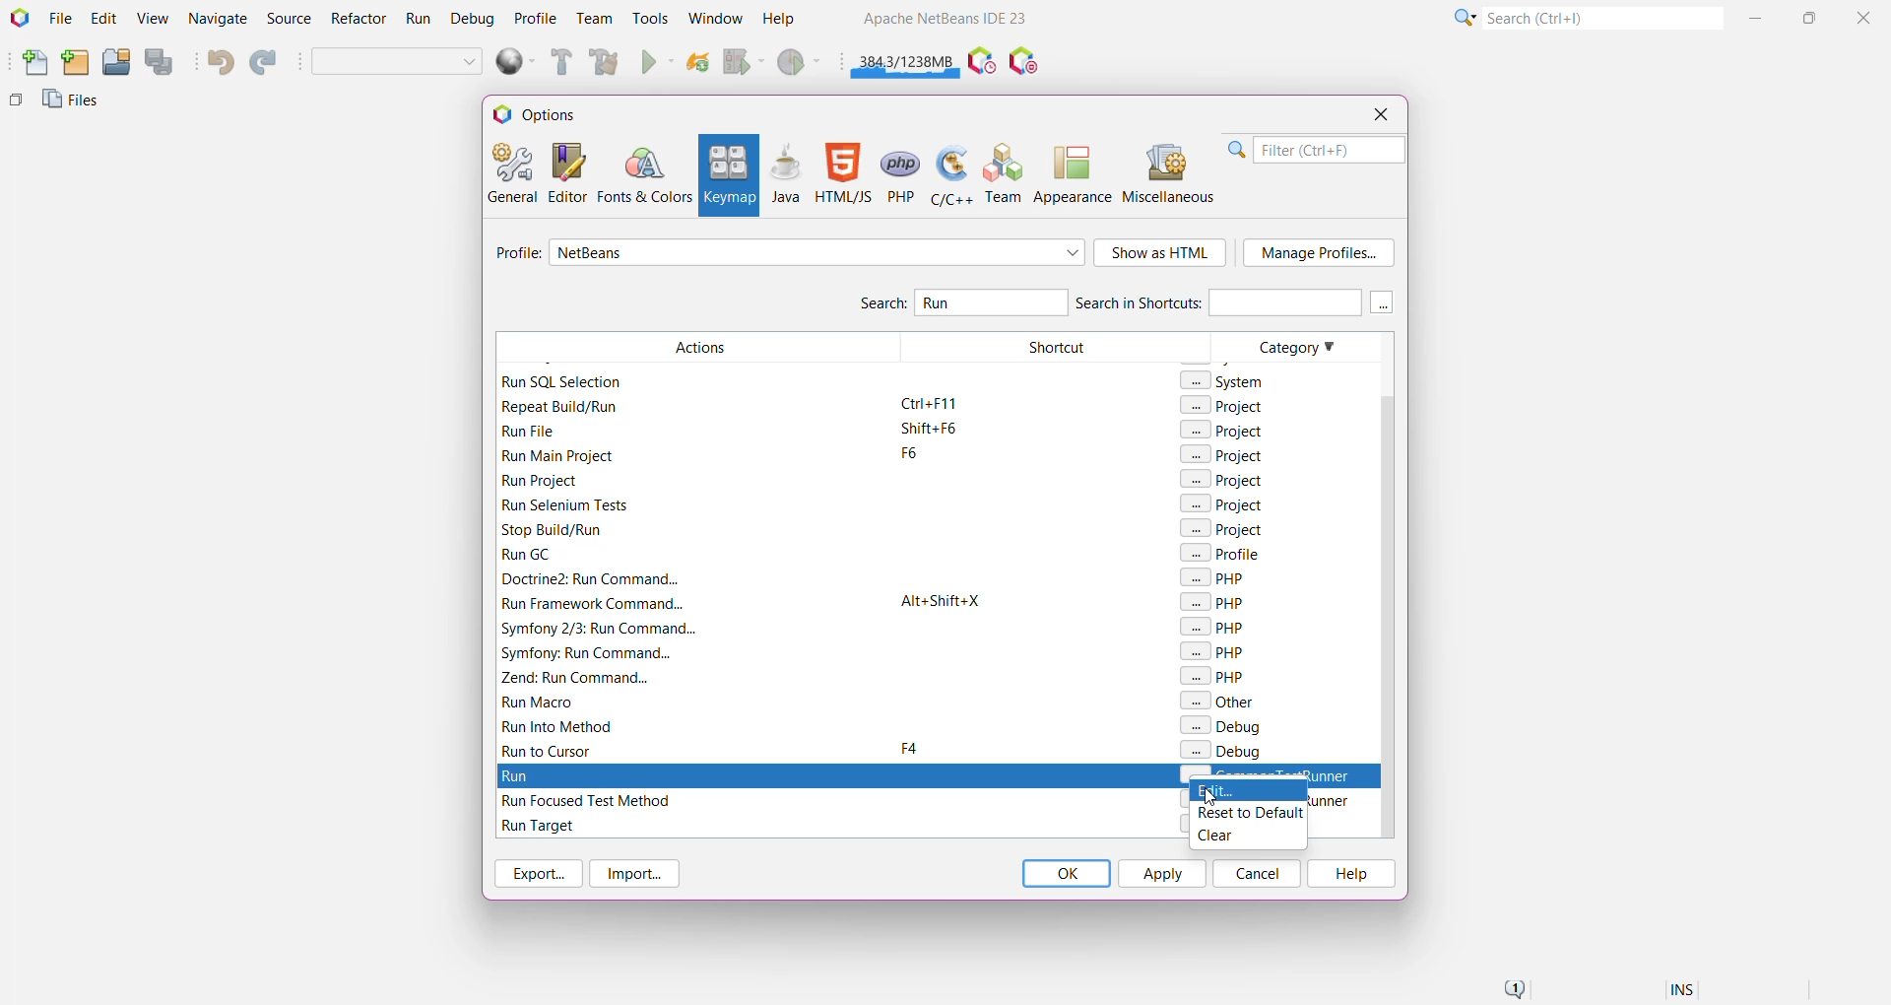 The image size is (1891, 1005). What do you see at coordinates (943, 22) in the screenshot?
I see `Application name and Version` at bounding box center [943, 22].